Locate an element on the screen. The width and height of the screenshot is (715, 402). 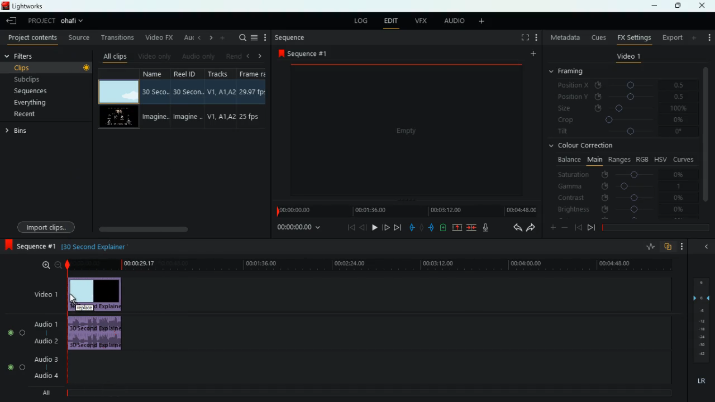
close is located at coordinates (703, 6).